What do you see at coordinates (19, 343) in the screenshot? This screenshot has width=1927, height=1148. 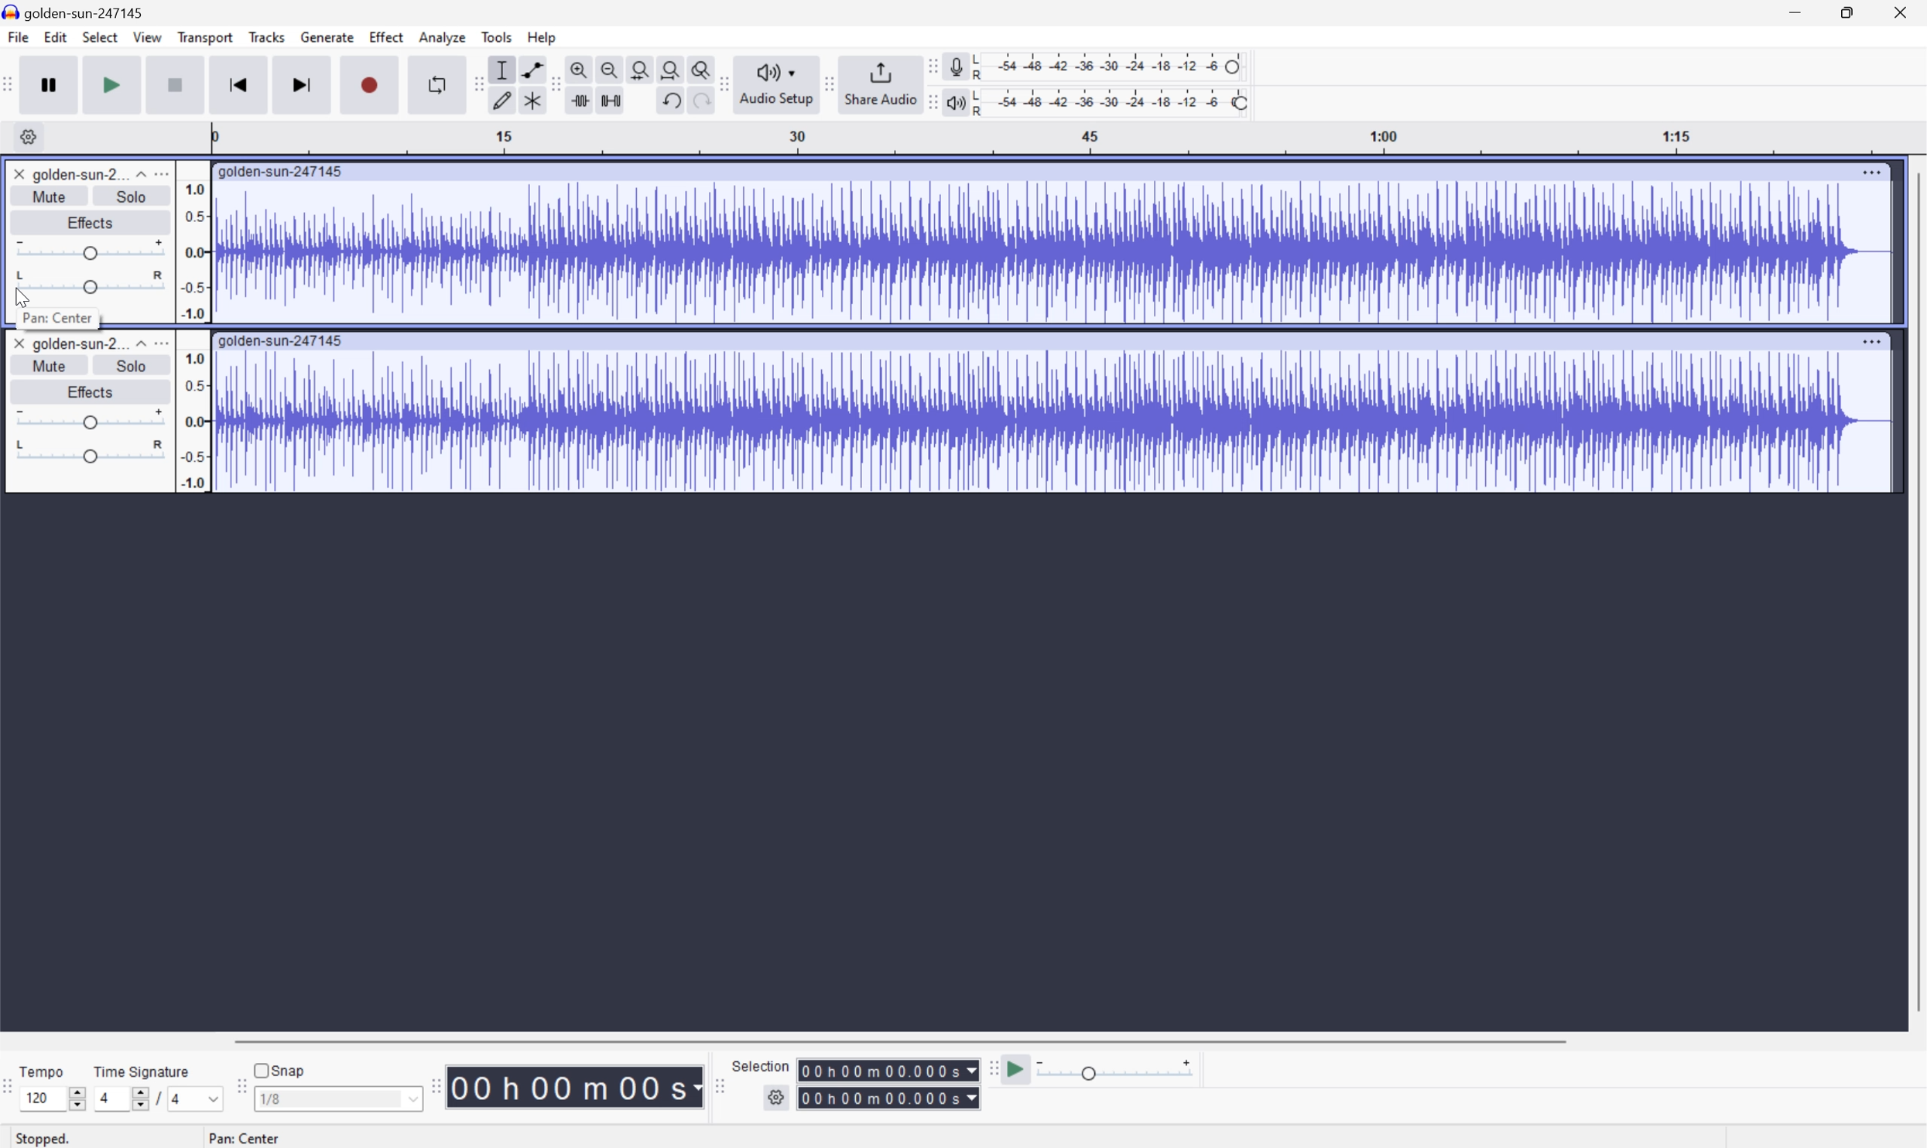 I see `Close` at bounding box center [19, 343].